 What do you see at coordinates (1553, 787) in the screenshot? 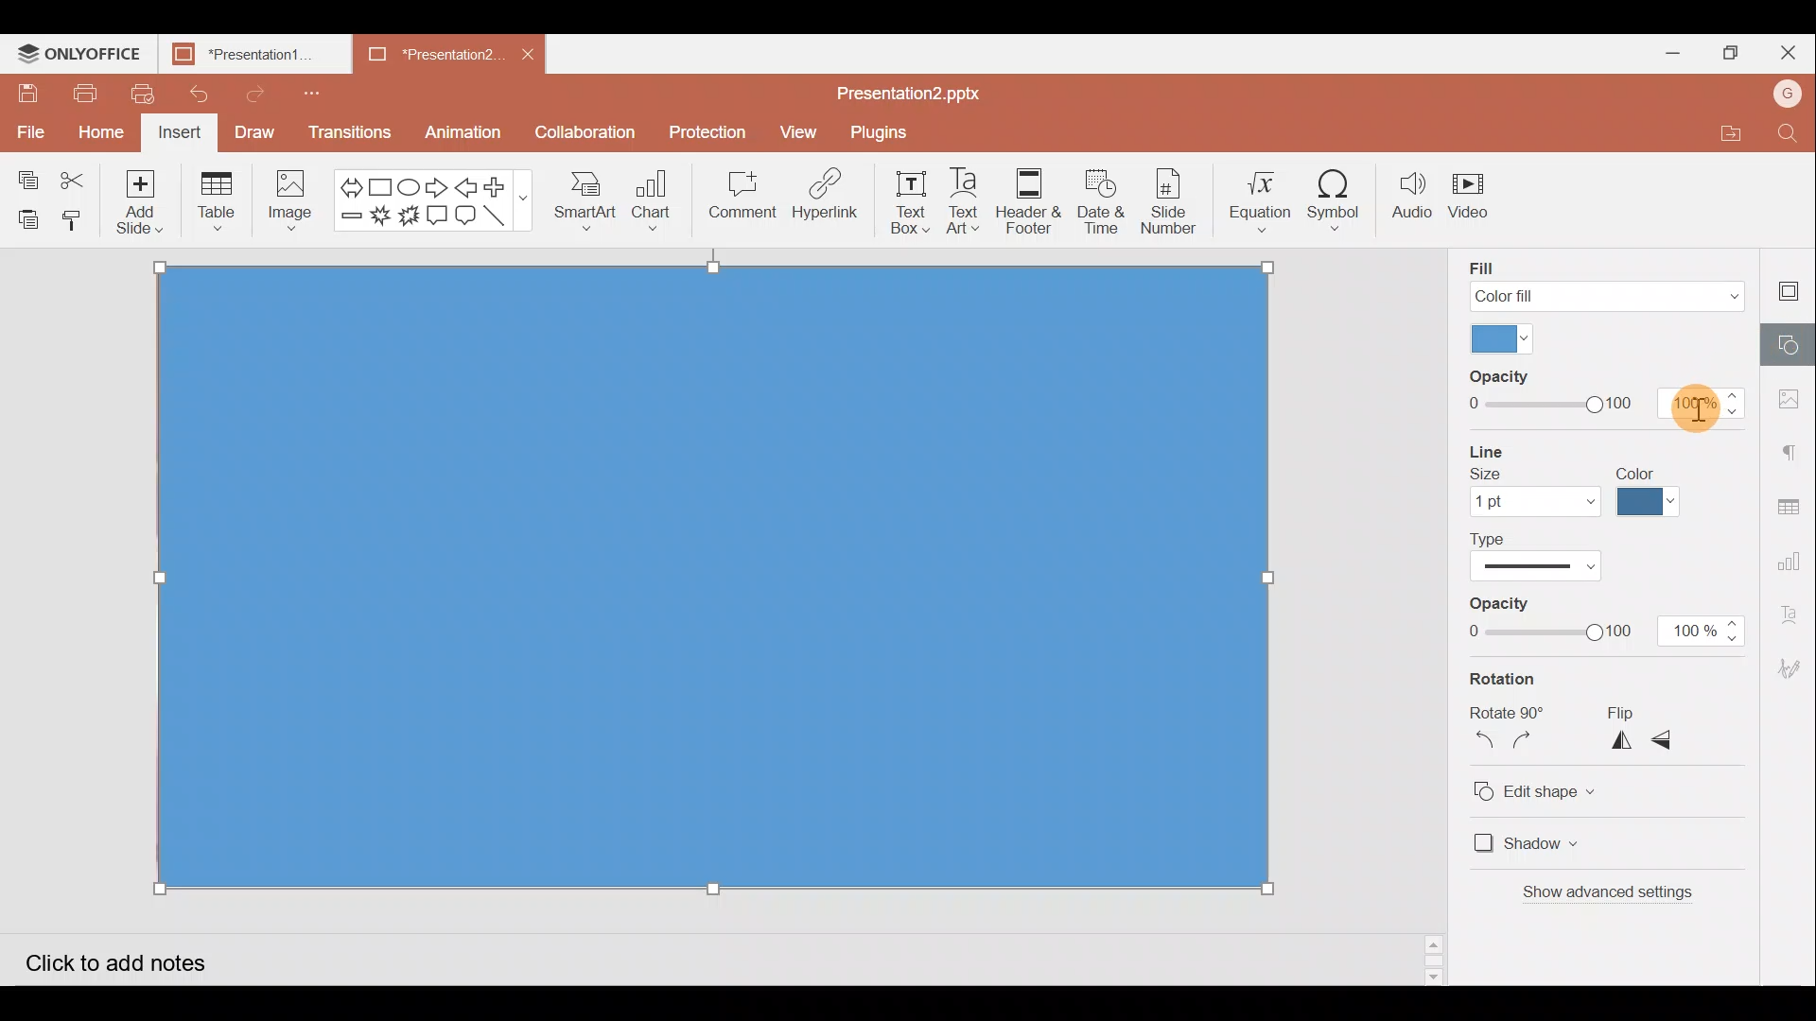
I see `Edit shape` at bounding box center [1553, 787].